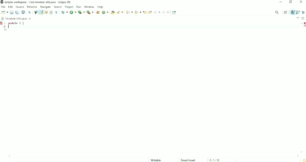 The image size is (306, 162). I want to click on Coverage, so click(81, 12).